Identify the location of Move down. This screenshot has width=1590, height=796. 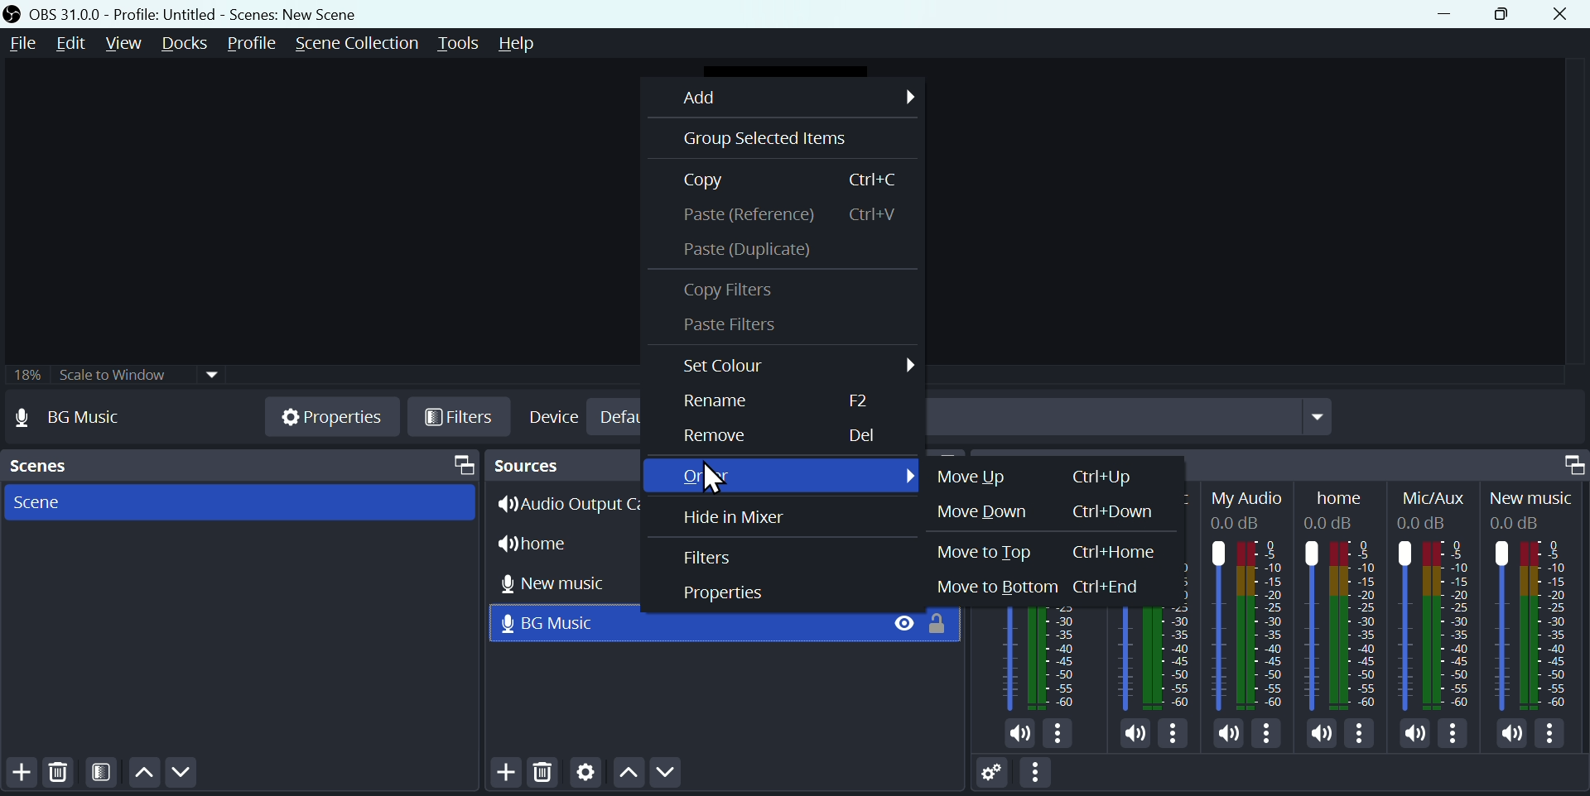
(1043, 511).